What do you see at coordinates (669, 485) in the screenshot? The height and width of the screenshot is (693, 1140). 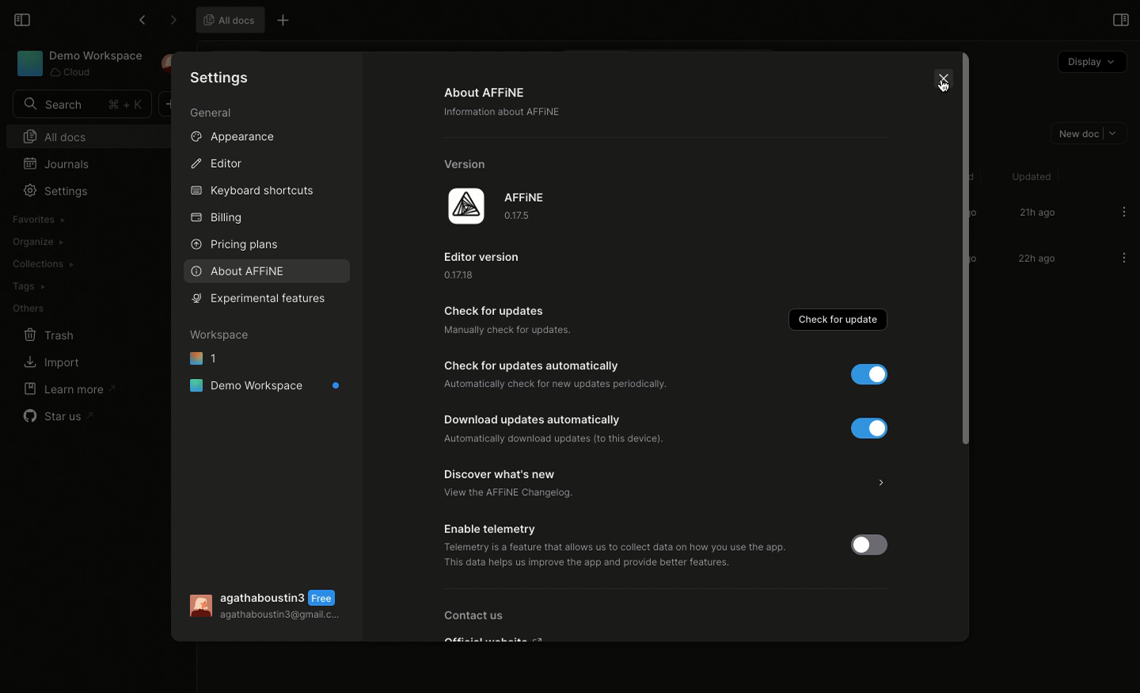 I see `Discover what's new` at bounding box center [669, 485].